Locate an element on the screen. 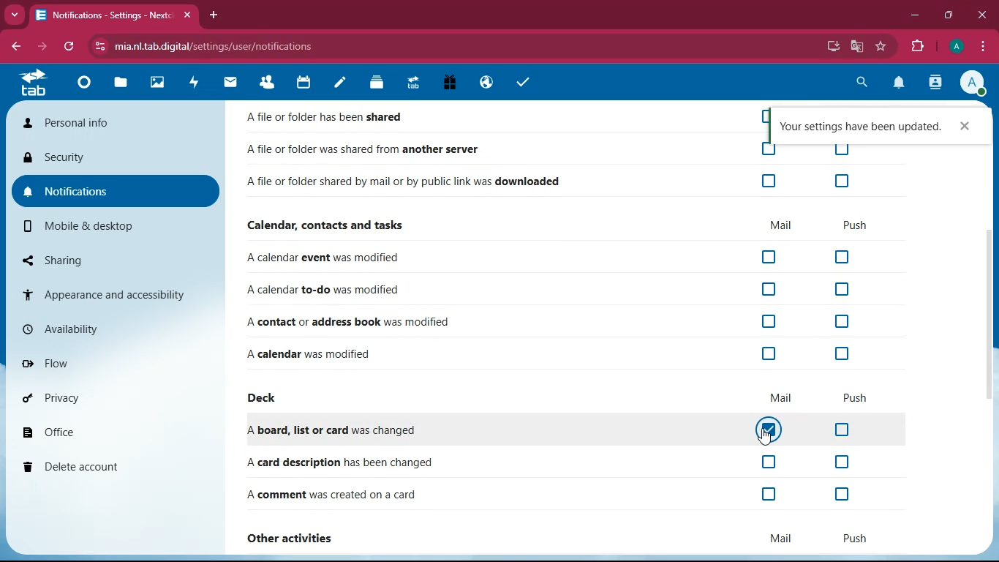 The image size is (999, 562). refresh is located at coordinates (69, 47).